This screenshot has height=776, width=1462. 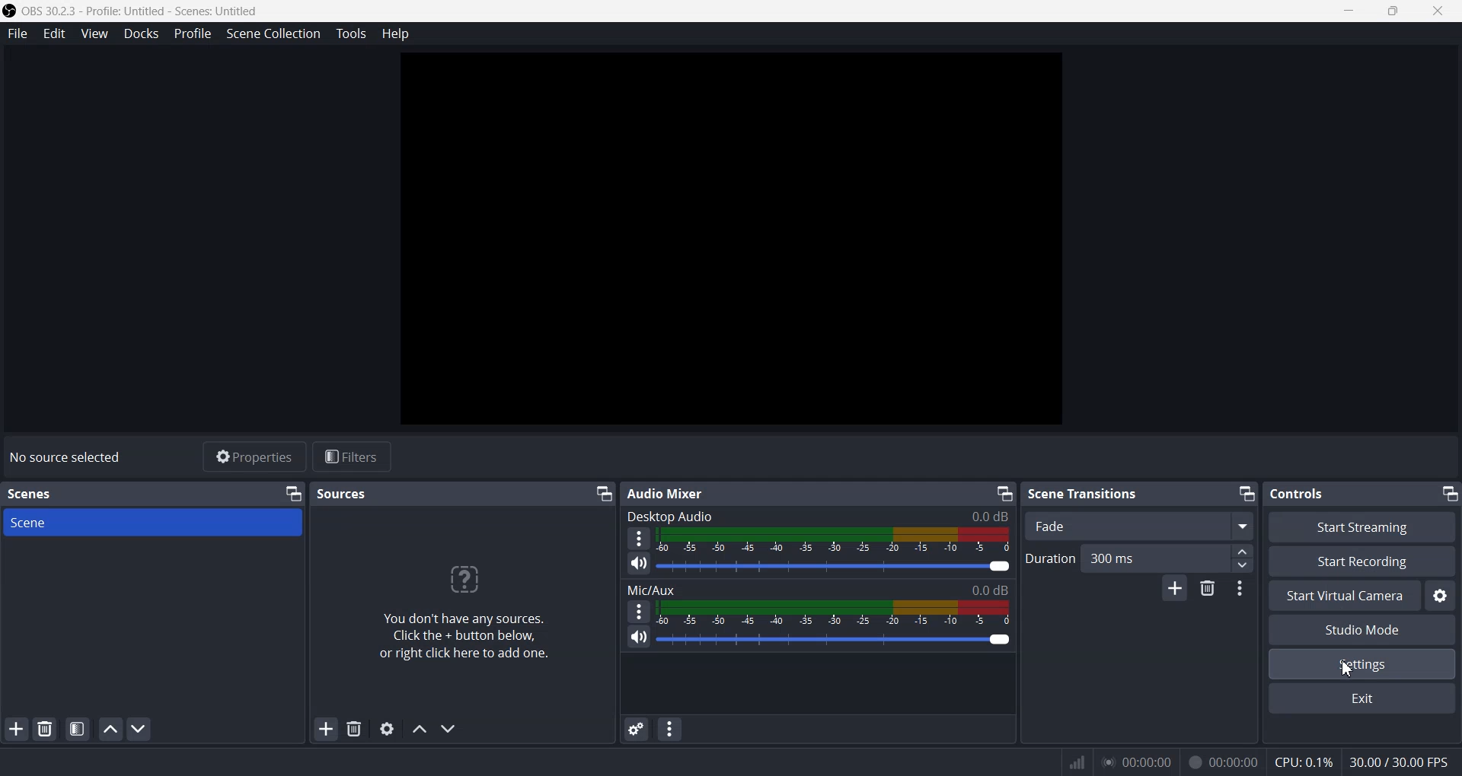 What do you see at coordinates (1348, 666) in the screenshot?
I see `Cursor` at bounding box center [1348, 666].